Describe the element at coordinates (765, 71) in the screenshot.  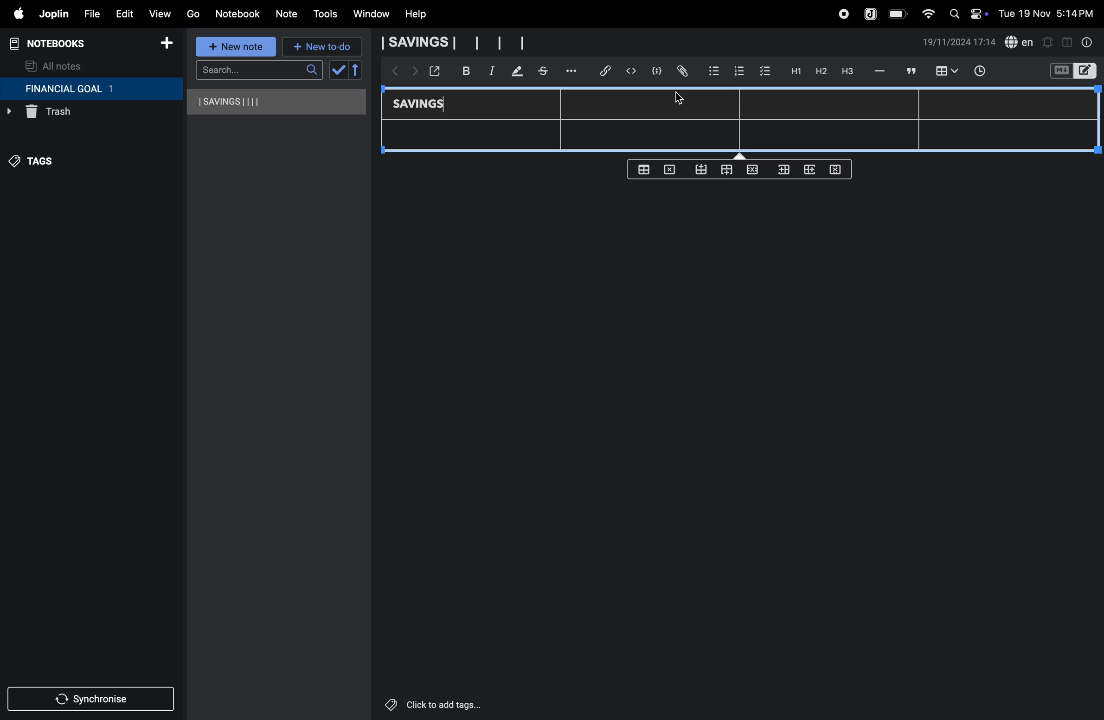
I see `check box` at that location.